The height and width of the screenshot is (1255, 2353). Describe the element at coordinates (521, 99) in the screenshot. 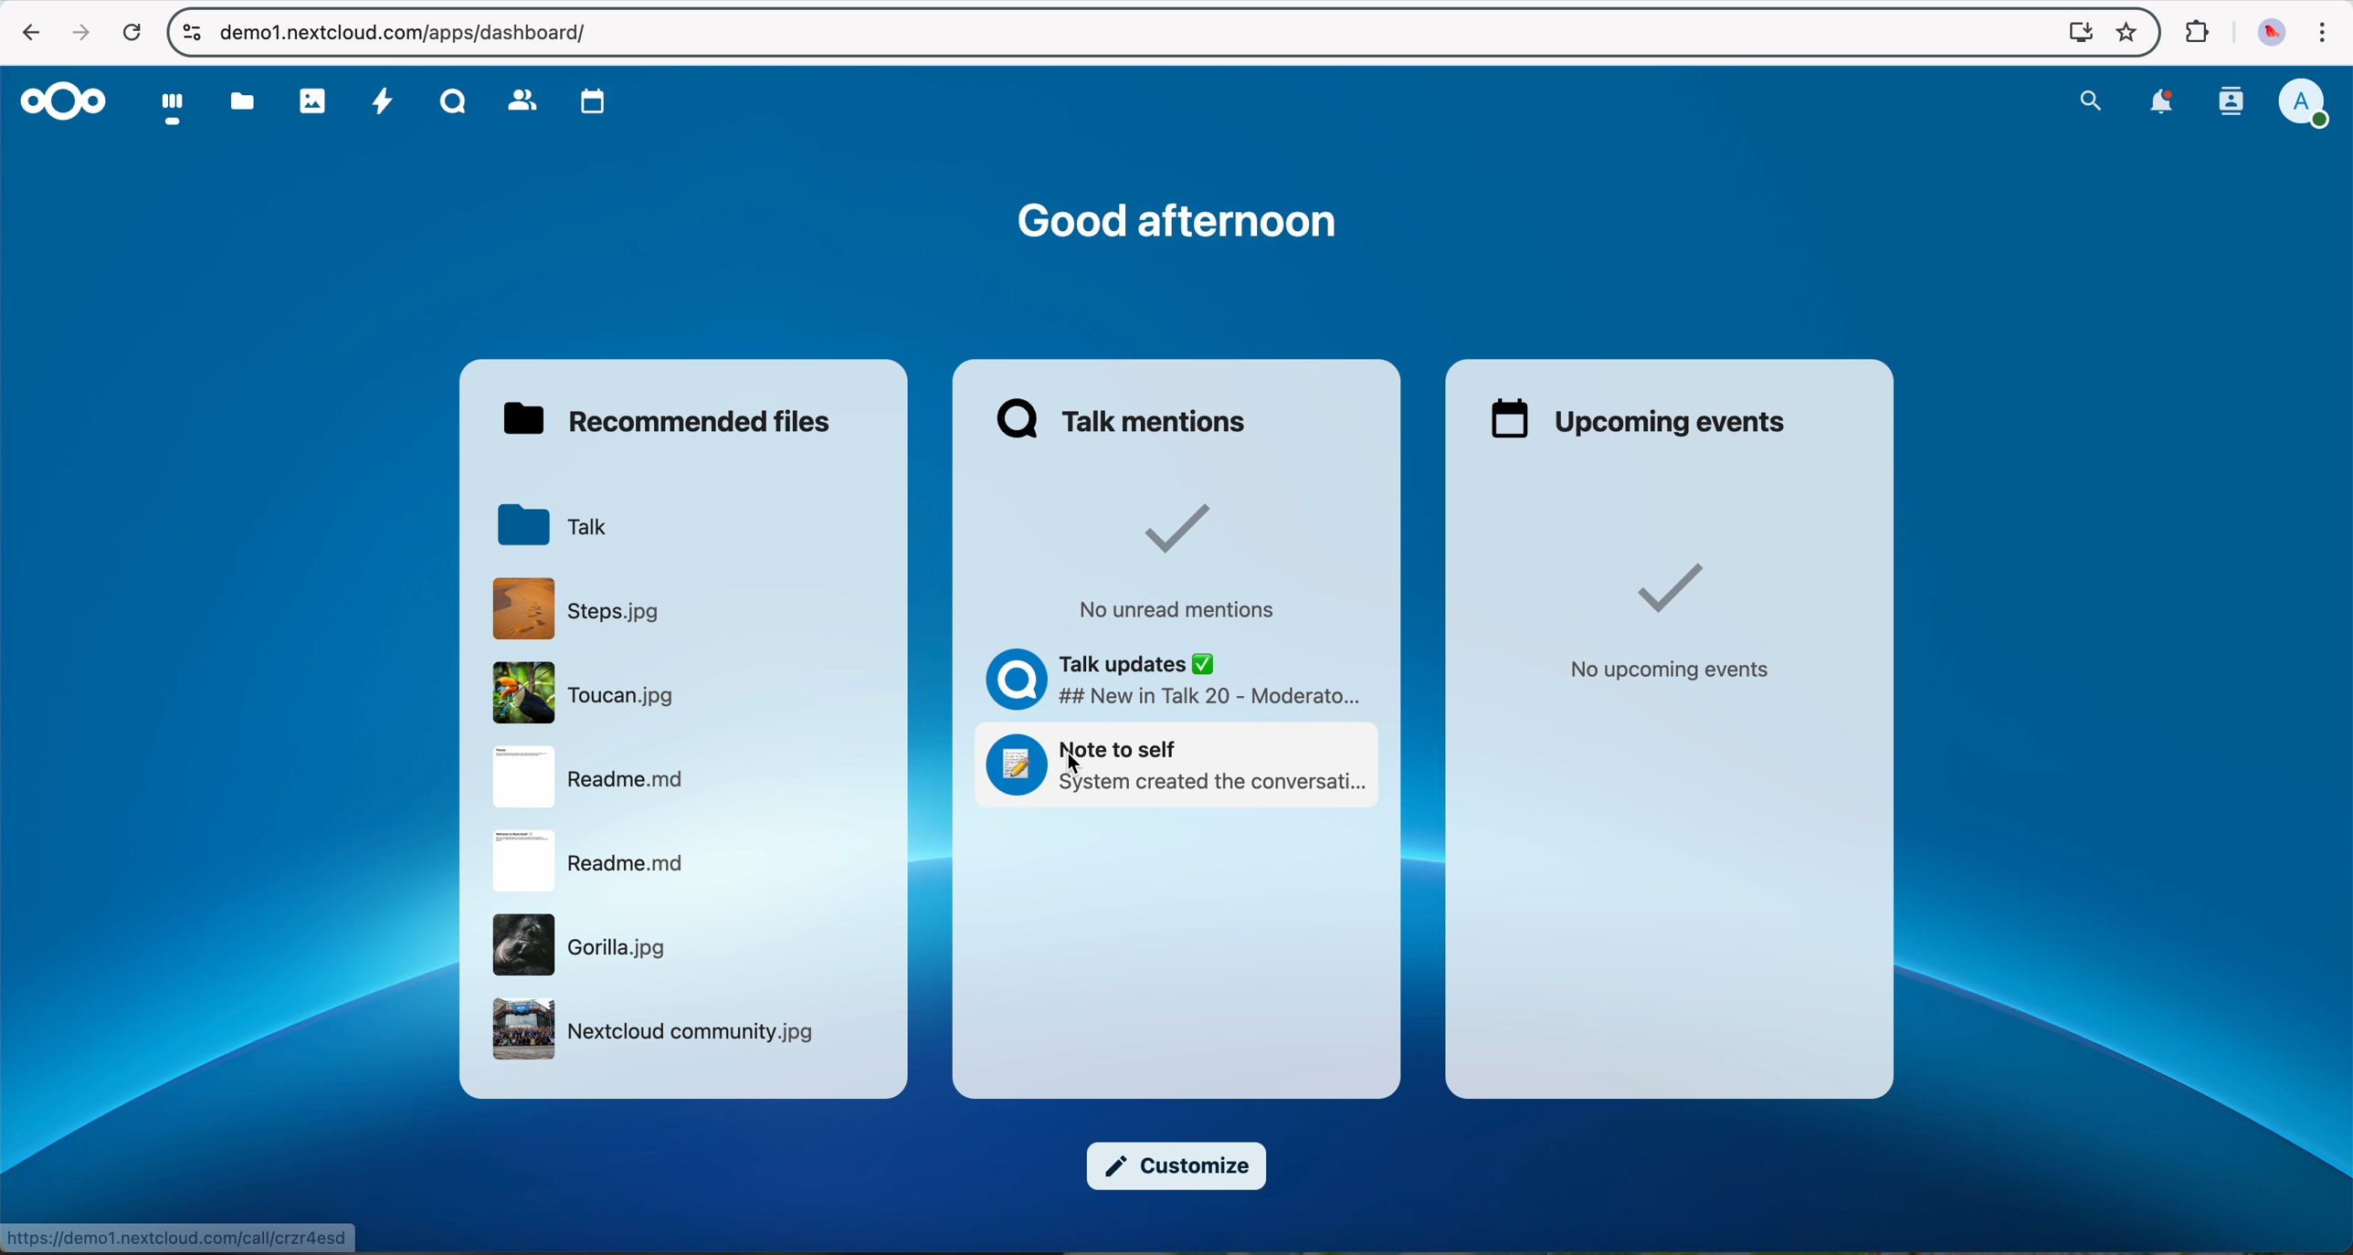

I see `contacts` at that location.